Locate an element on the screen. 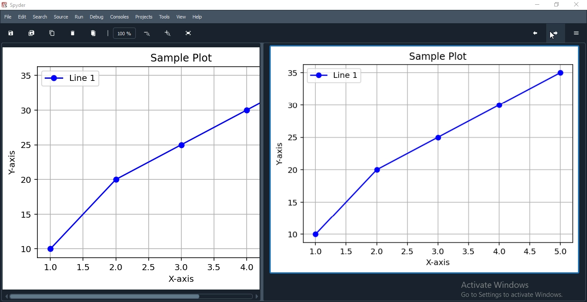 The width and height of the screenshot is (587, 302). Search is located at coordinates (40, 17).